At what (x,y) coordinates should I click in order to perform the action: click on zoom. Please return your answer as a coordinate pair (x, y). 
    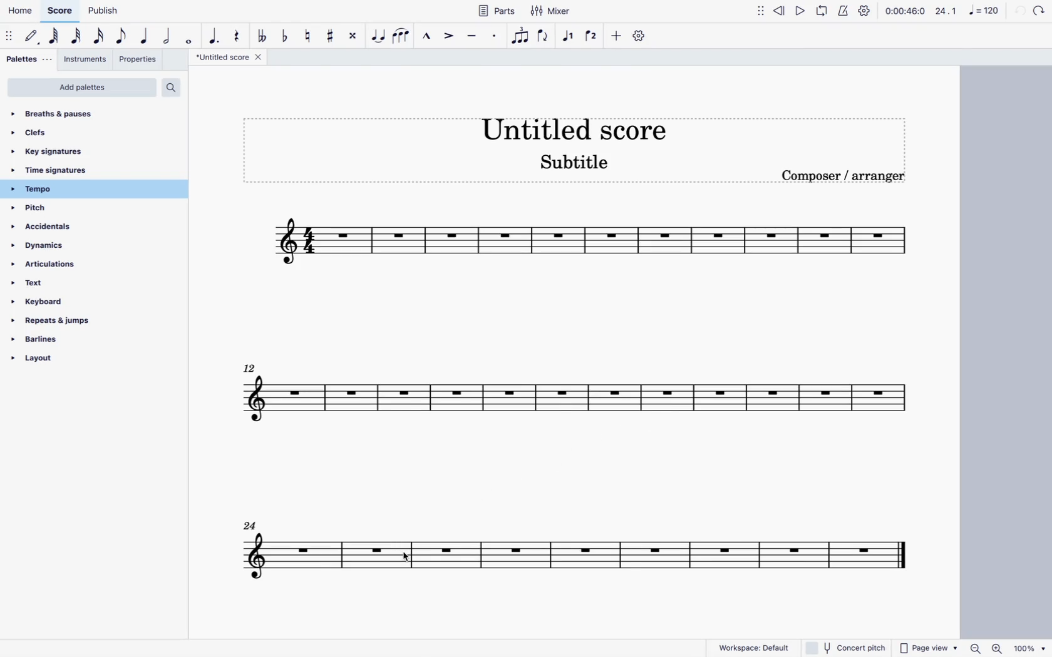
    Looking at the image, I should click on (1009, 648).